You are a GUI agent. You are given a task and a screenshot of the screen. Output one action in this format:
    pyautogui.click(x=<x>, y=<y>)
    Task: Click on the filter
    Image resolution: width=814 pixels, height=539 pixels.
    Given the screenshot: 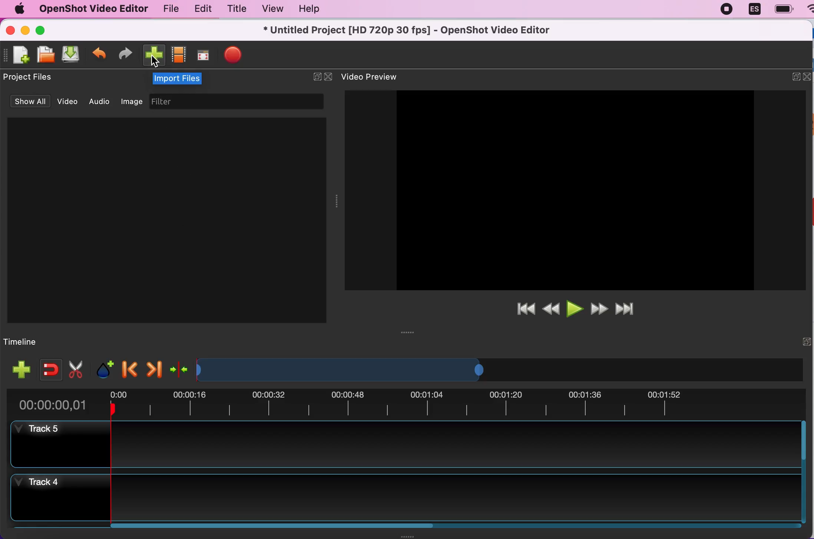 What is the action you would take?
    pyautogui.click(x=238, y=100)
    